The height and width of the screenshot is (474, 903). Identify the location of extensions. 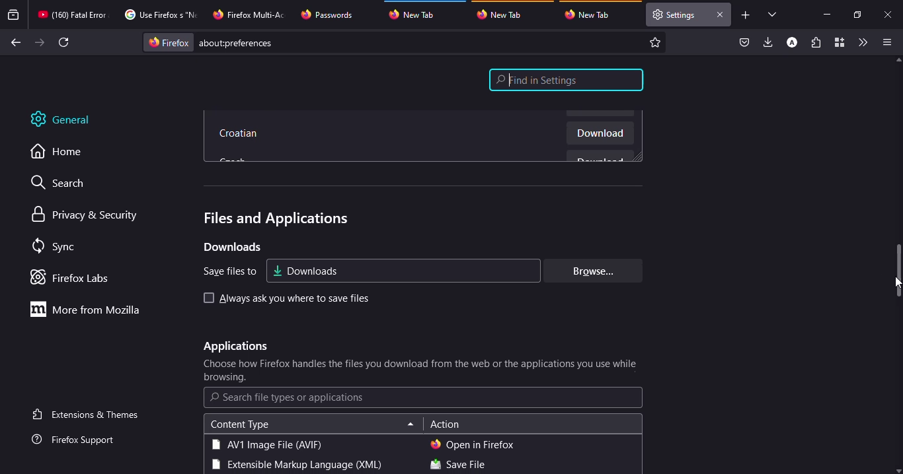
(816, 44).